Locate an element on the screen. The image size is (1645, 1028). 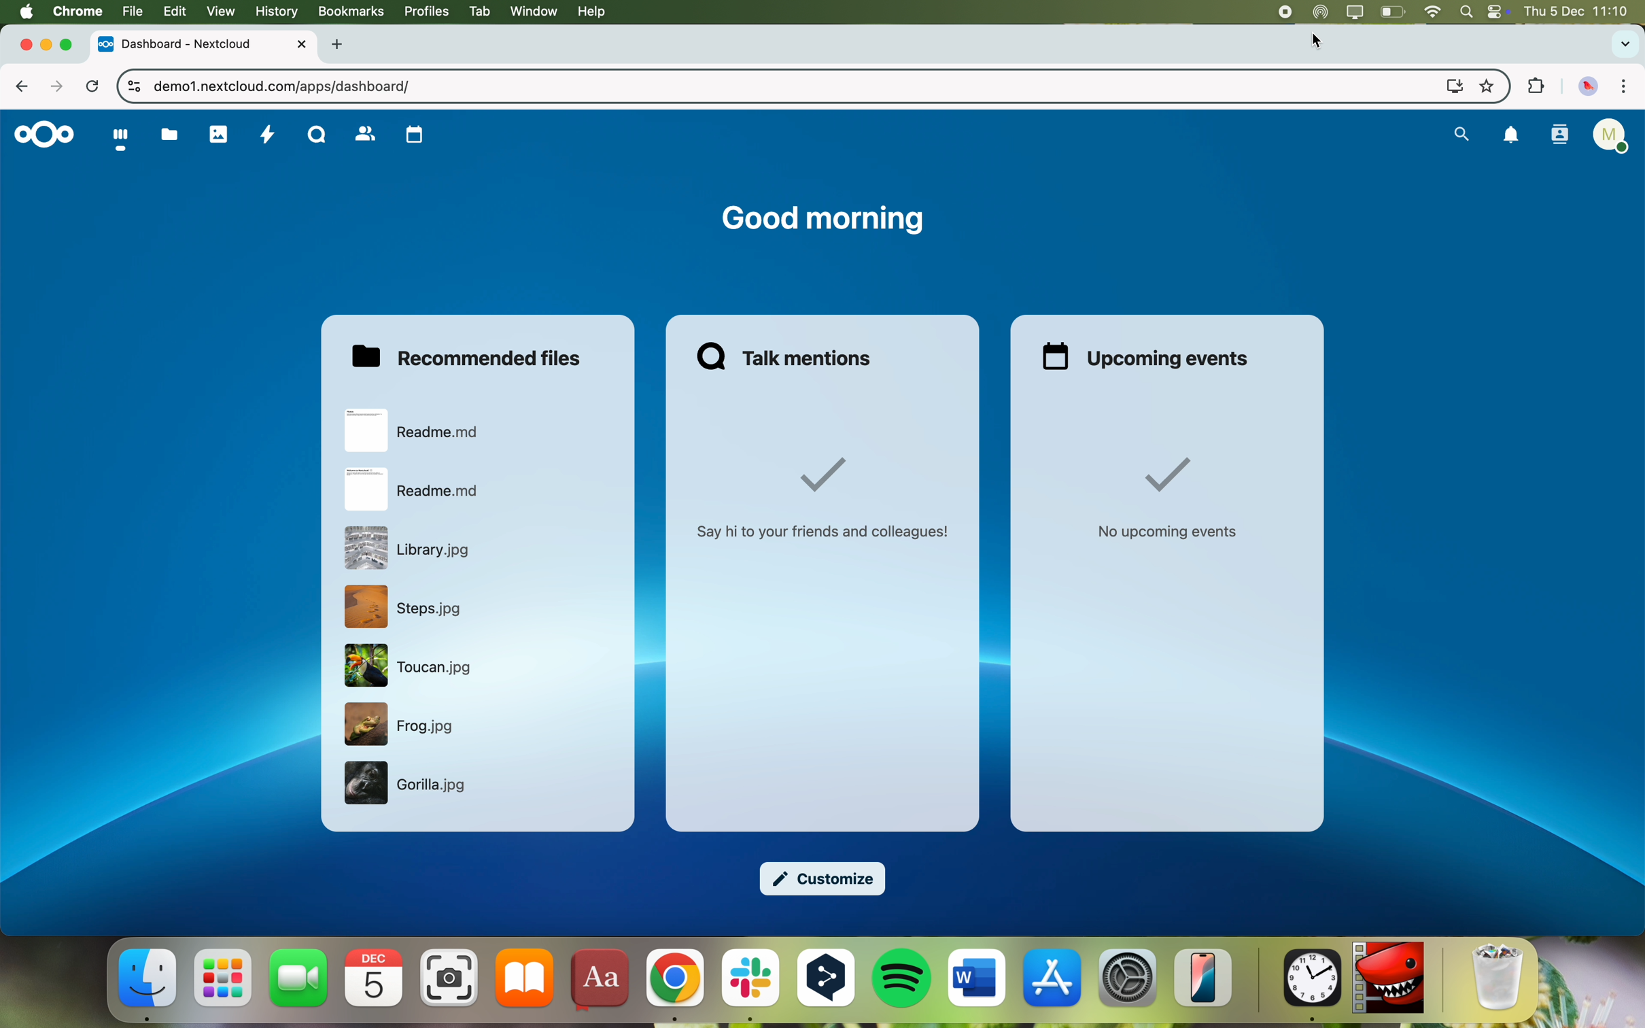
tab is located at coordinates (477, 12).